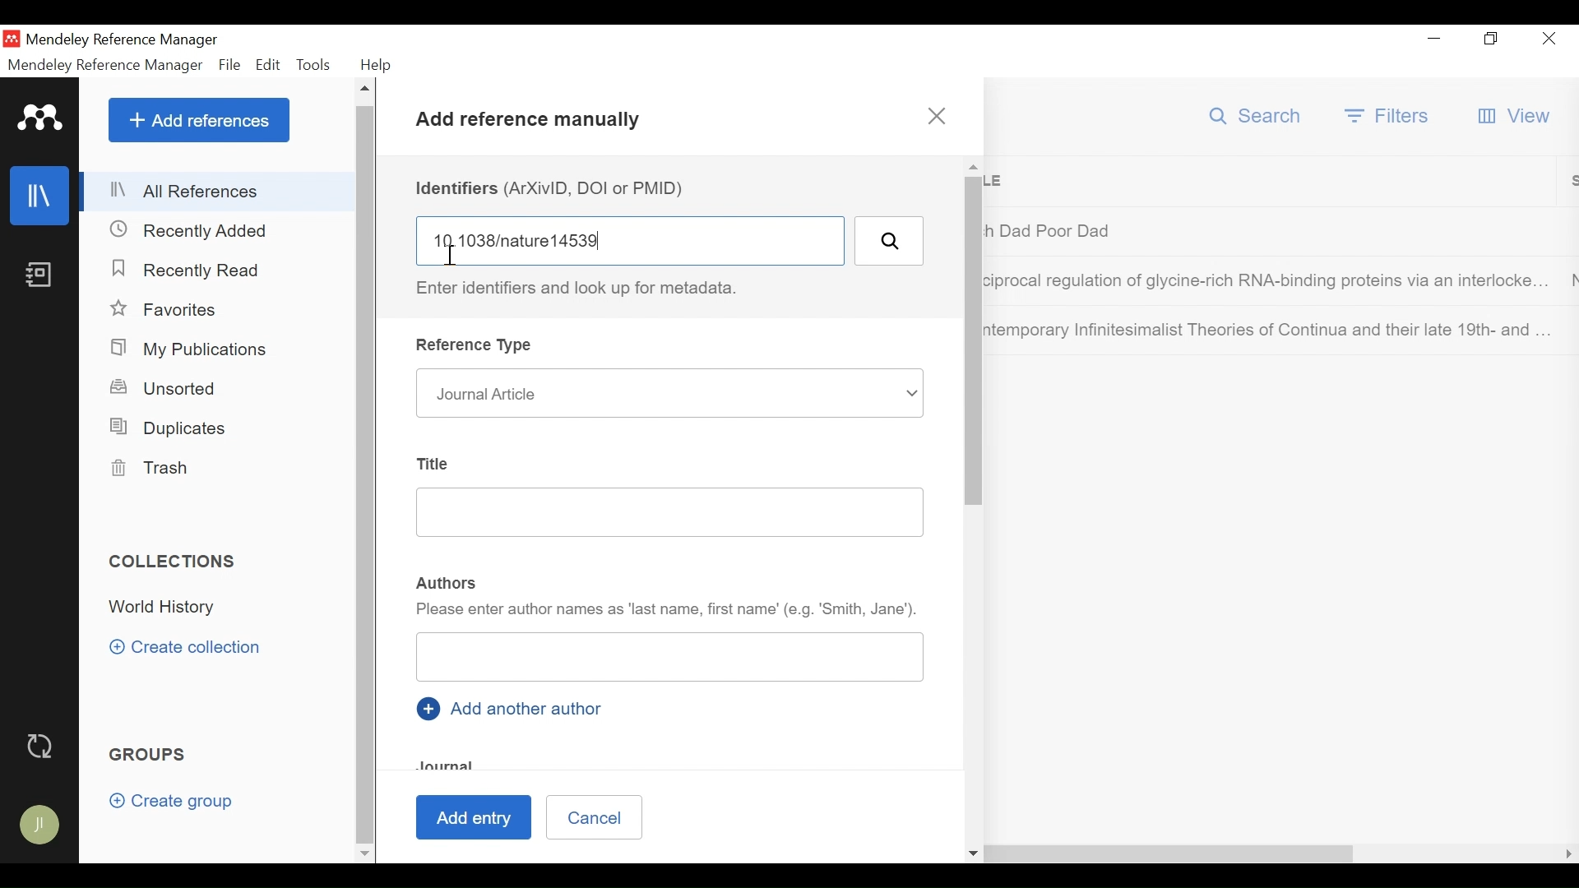  Describe the element at coordinates (667, 613) in the screenshot. I see `Please enter author names as "last name, first name' (e.g. "Smith, Jane').` at that location.